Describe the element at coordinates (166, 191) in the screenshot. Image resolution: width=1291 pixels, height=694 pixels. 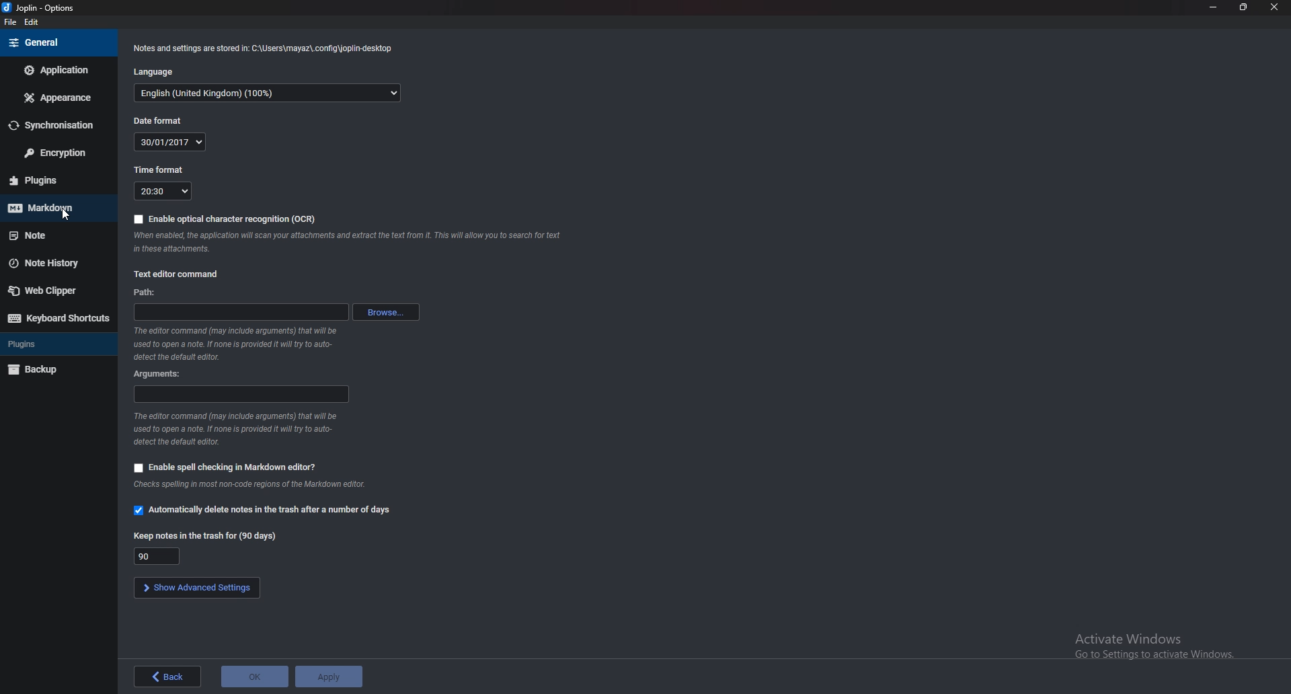
I see `Time format` at that location.